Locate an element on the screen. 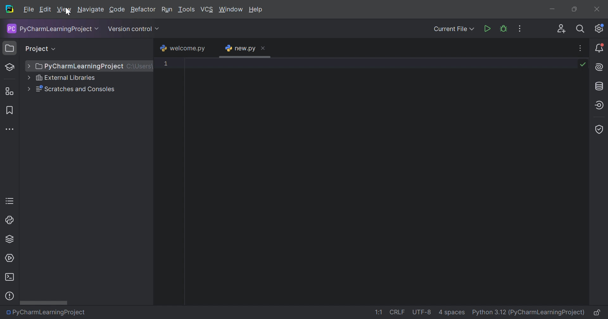 This screenshot has width=608, height=319. (PyCharmLearningProject) is located at coordinates (547, 312).